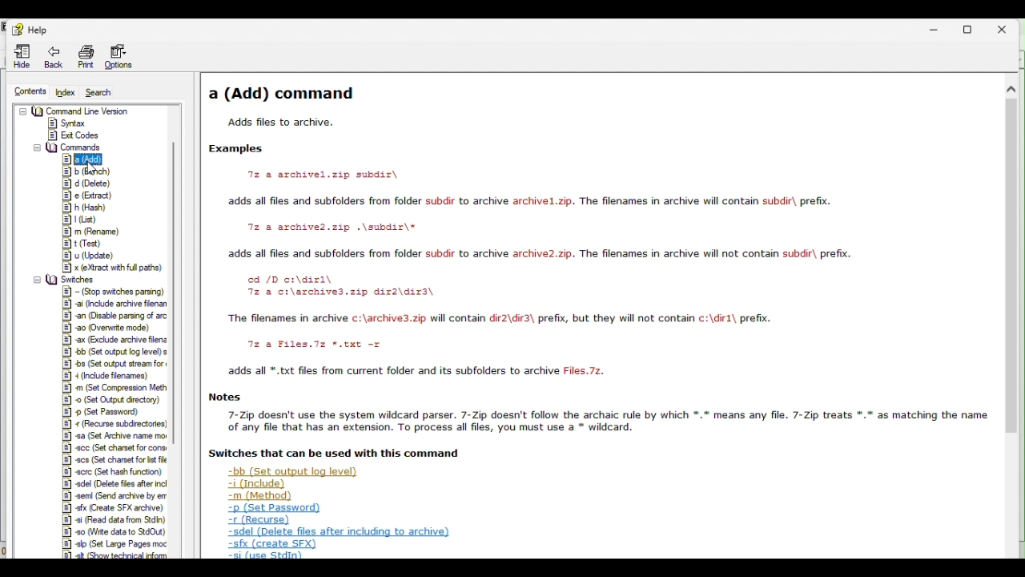  Describe the element at coordinates (364, 176) in the screenshot. I see `text` at that location.